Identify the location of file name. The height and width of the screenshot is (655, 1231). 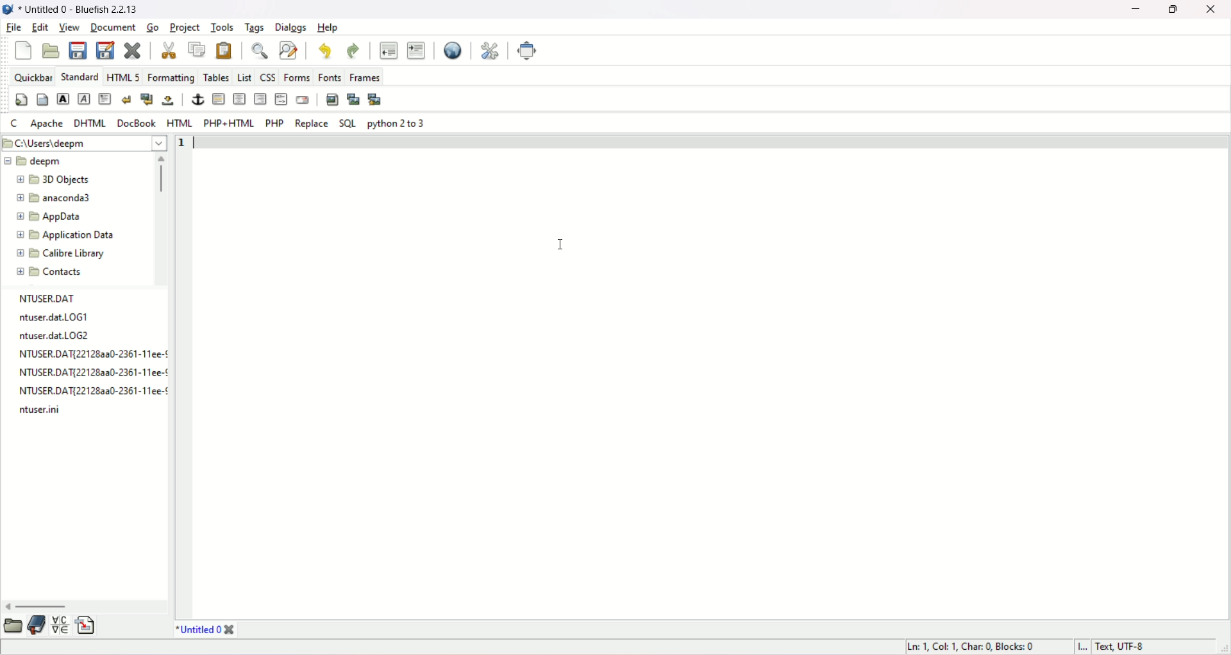
(93, 389).